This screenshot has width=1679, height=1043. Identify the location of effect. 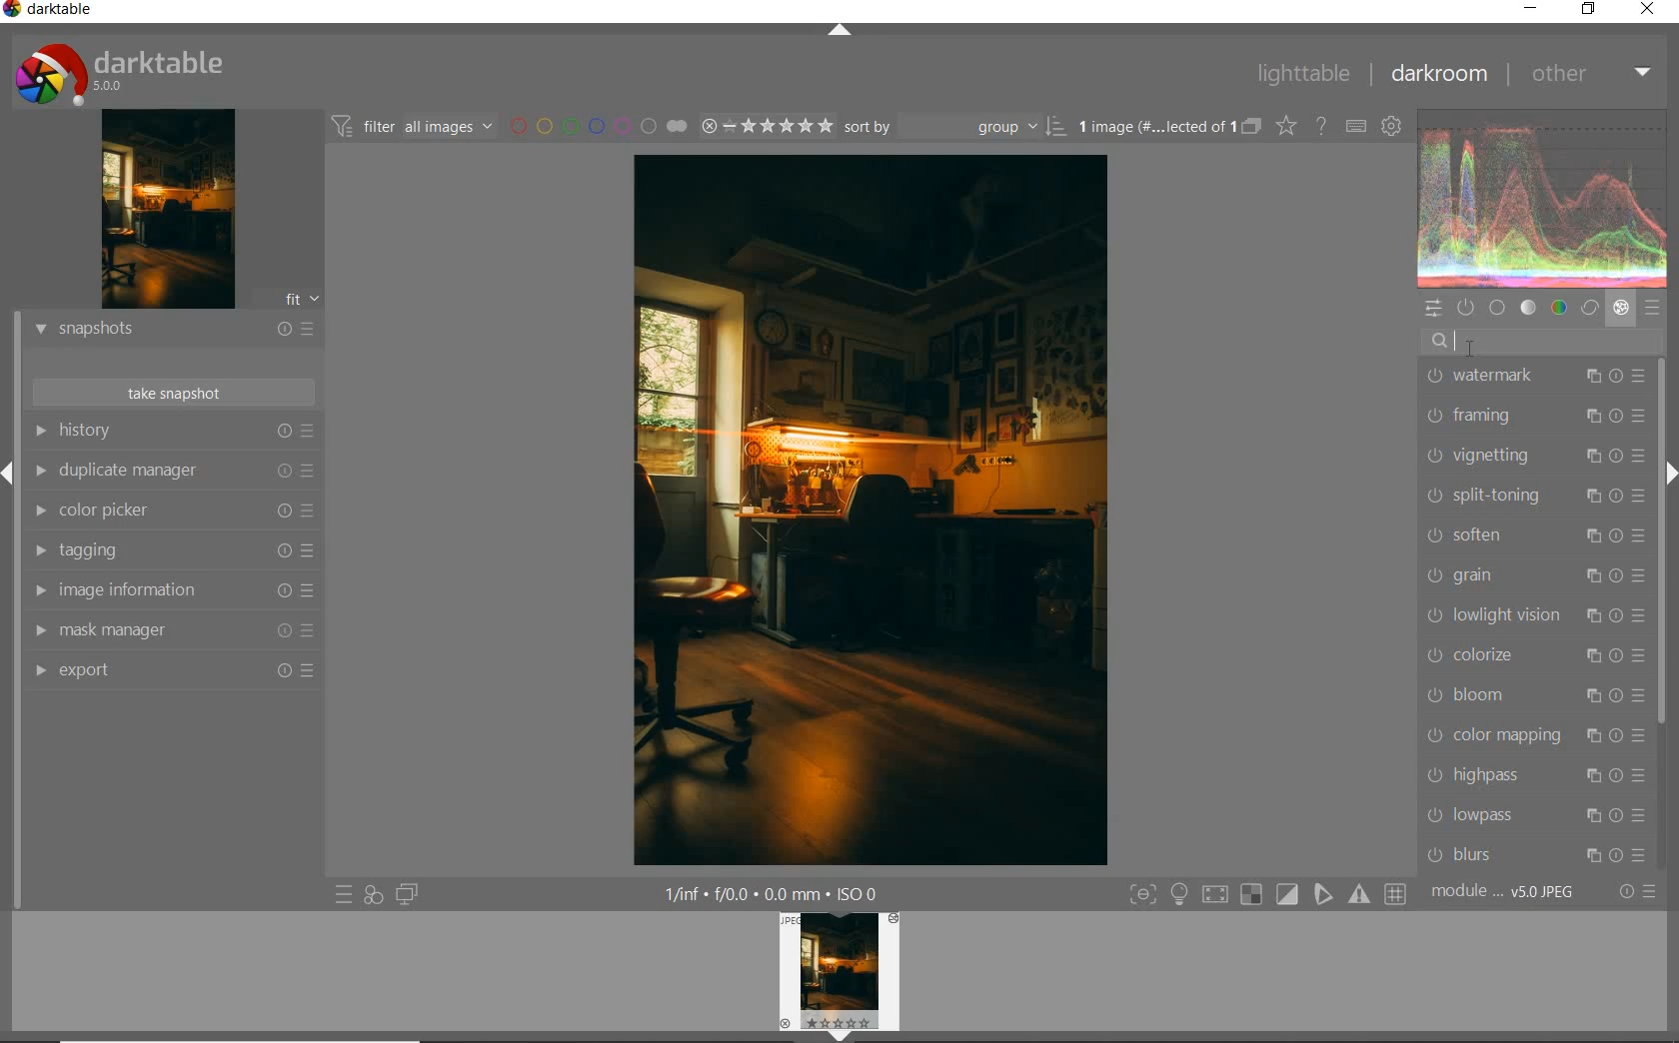
(1621, 307).